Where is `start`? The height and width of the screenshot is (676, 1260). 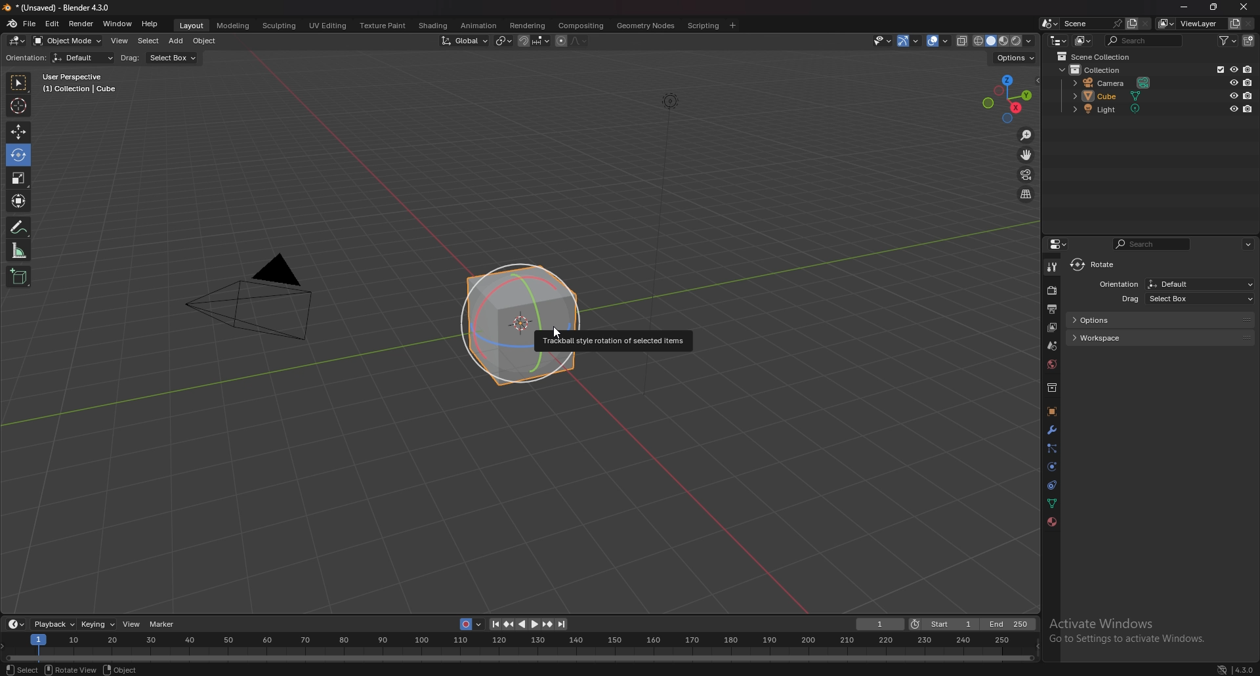
start is located at coordinates (944, 624).